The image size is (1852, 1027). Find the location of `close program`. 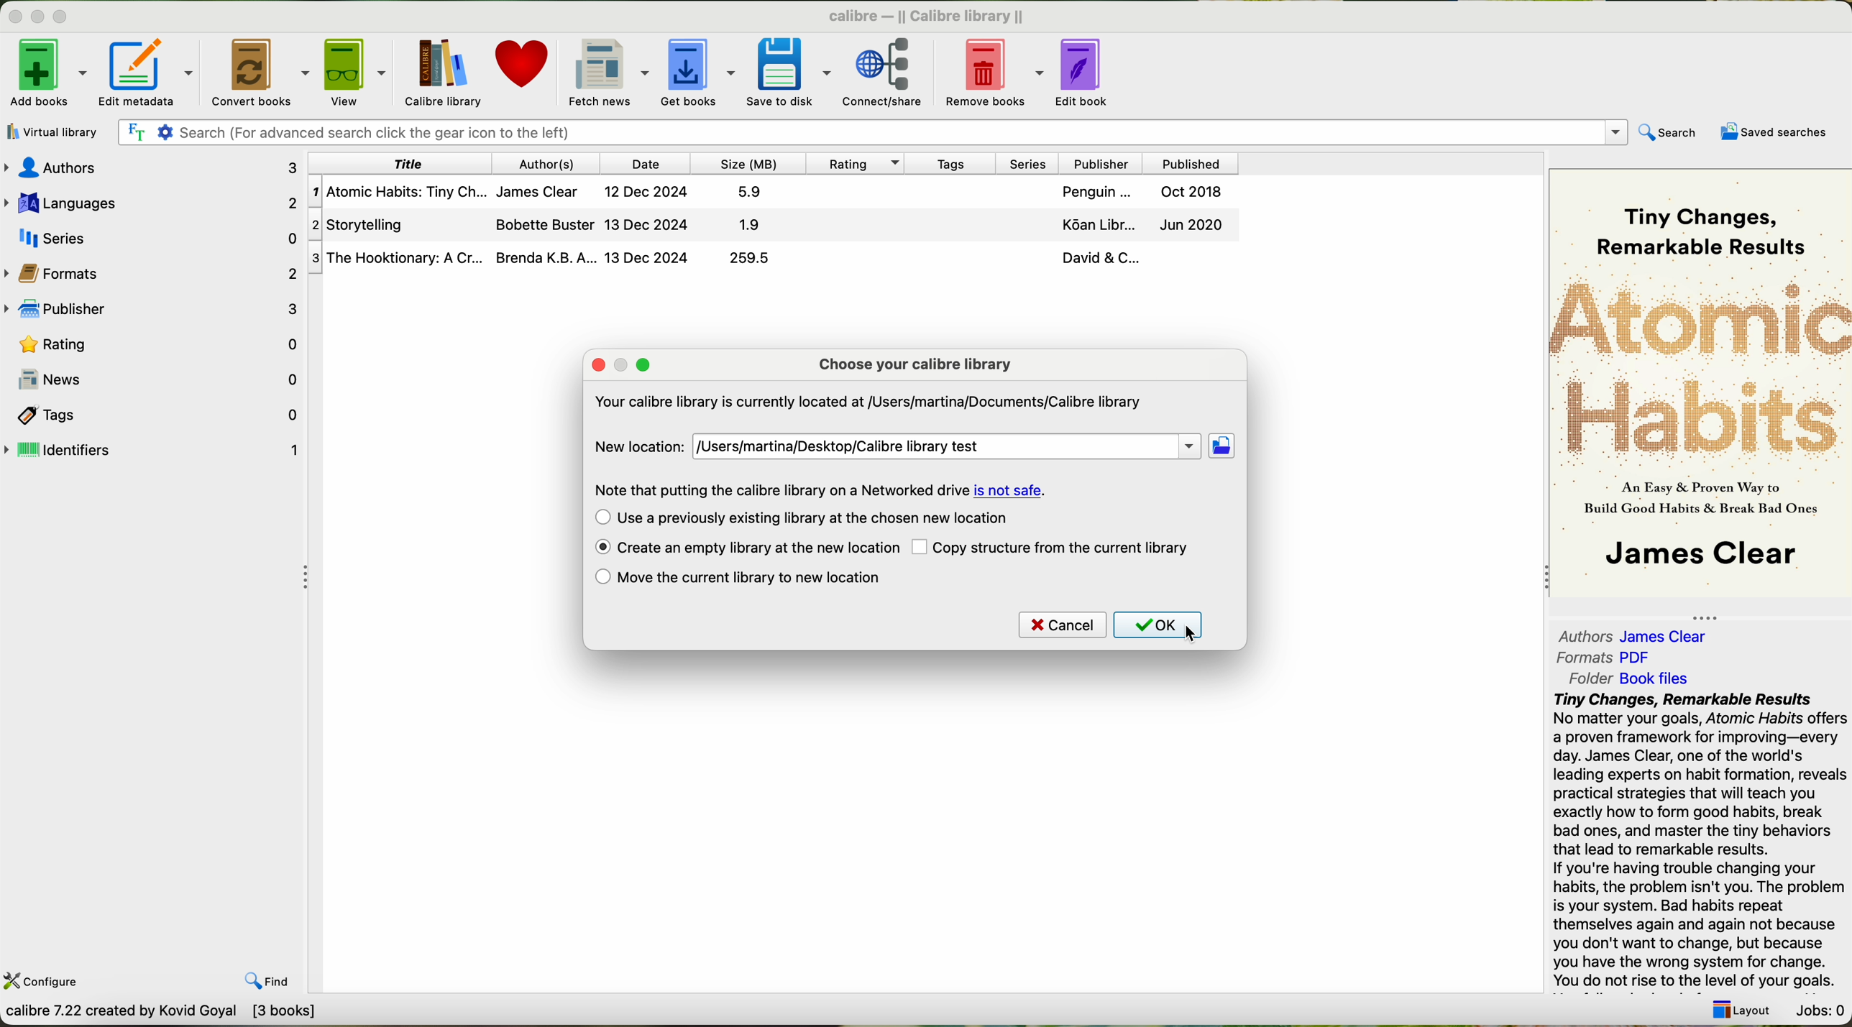

close program is located at coordinates (13, 16).